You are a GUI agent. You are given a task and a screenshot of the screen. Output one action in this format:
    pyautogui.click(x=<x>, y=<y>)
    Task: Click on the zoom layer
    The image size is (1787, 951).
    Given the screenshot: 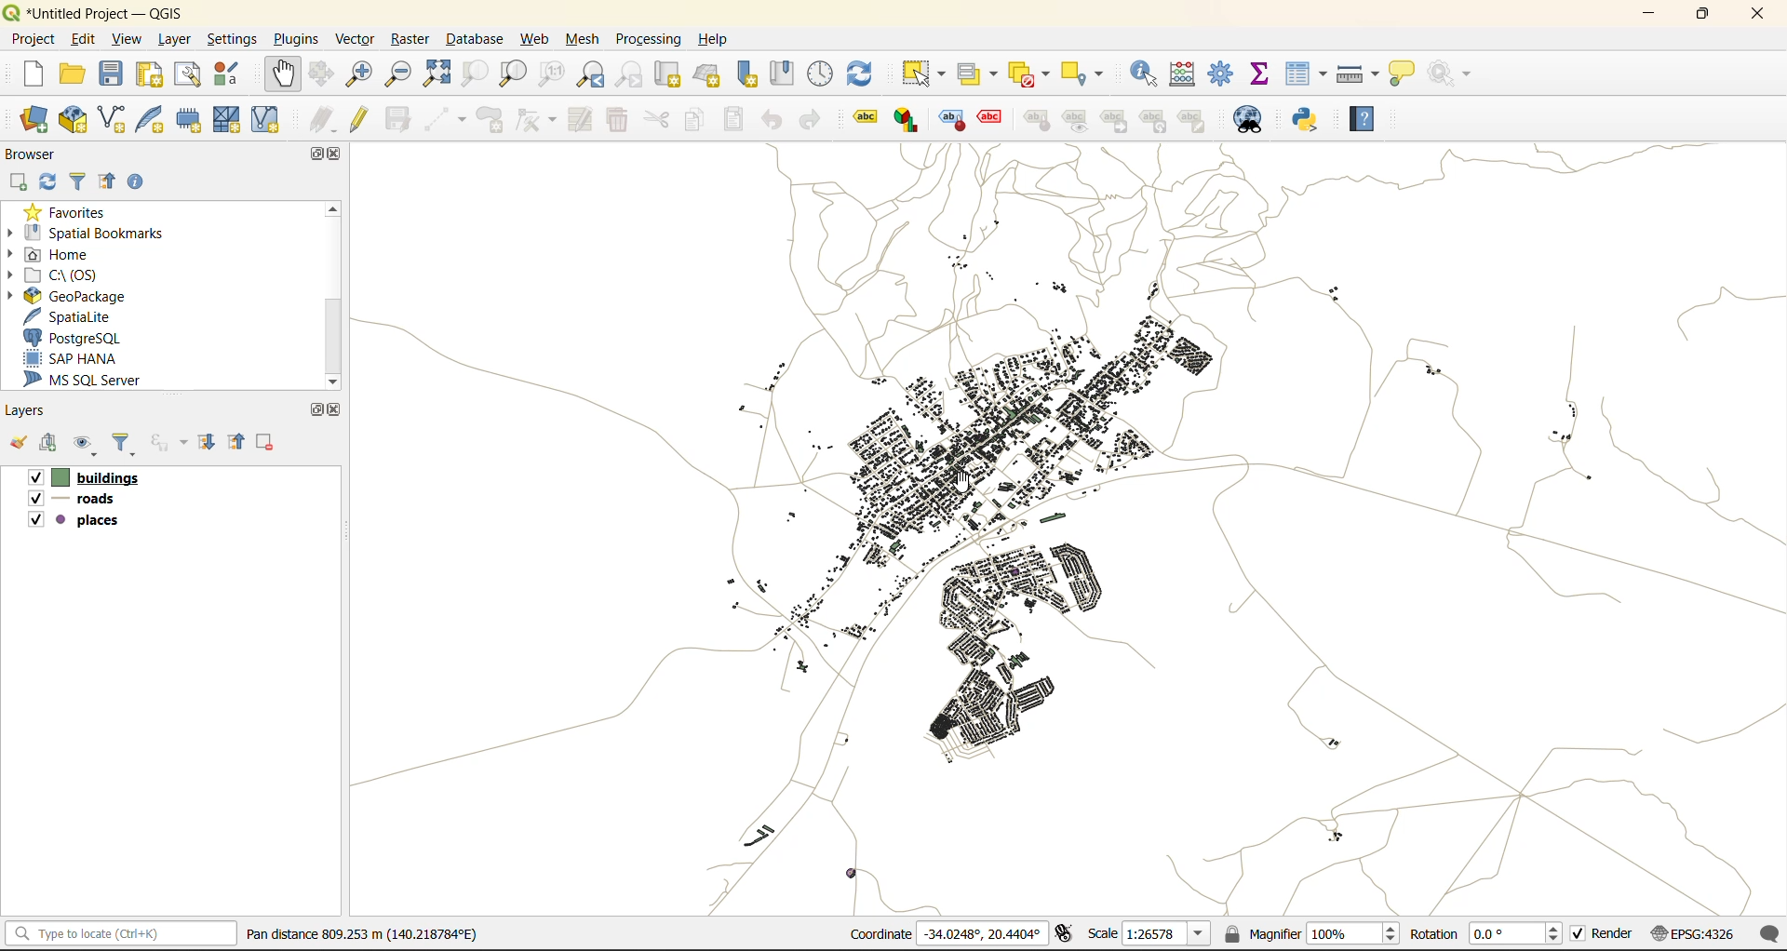 What is the action you would take?
    pyautogui.click(x=512, y=74)
    